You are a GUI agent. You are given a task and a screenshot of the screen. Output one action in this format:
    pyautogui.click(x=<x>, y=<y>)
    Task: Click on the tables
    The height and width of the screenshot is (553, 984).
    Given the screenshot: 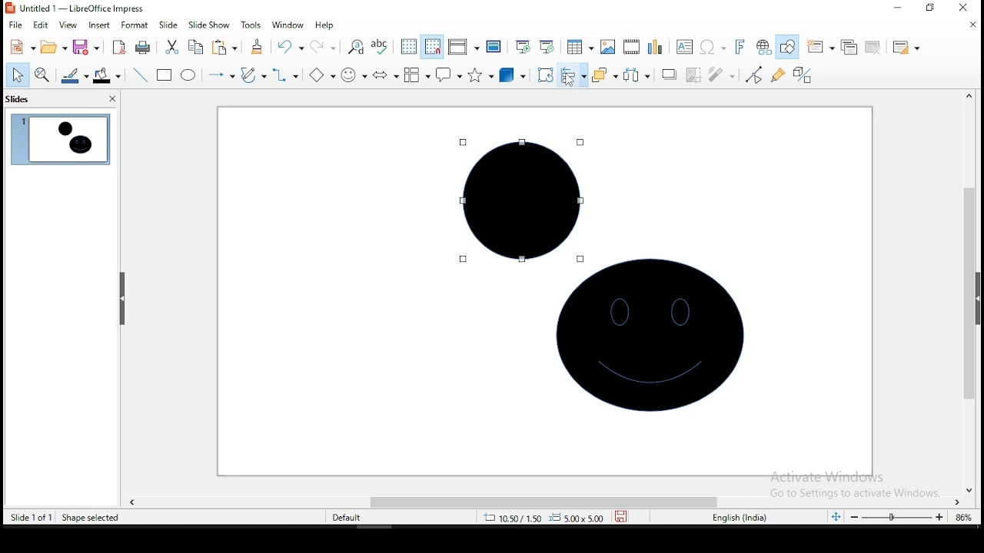 What is the action you would take?
    pyautogui.click(x=580, y=49)
    